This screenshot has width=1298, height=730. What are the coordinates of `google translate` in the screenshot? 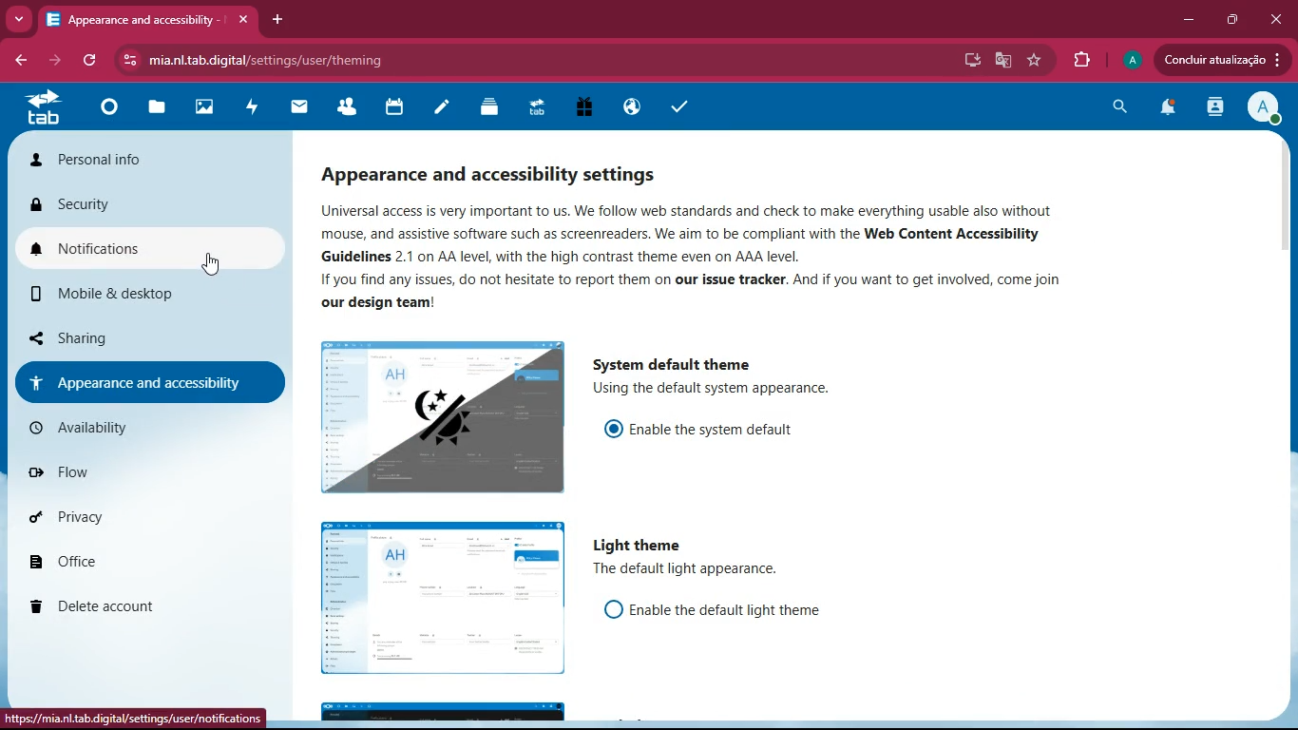 It's located at (1002, 62).